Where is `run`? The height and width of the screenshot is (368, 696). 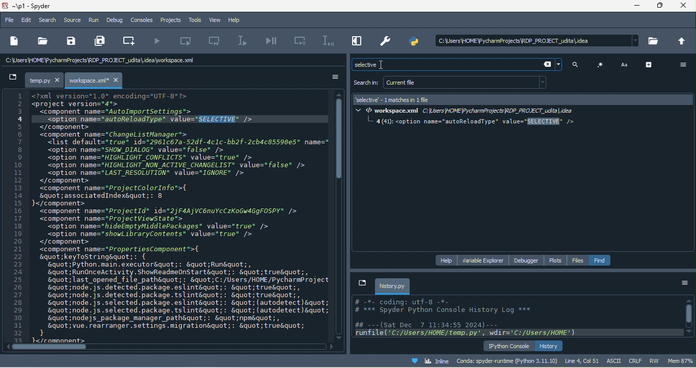
run is located at coordinates (94, 21).